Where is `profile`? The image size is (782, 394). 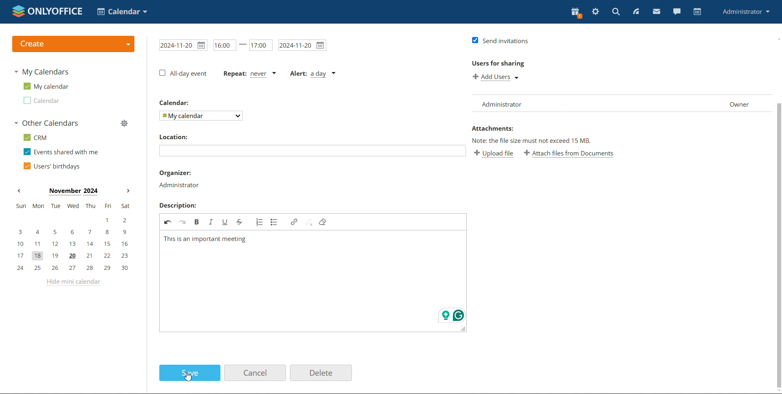 profile is located at coordinates (745, 12).